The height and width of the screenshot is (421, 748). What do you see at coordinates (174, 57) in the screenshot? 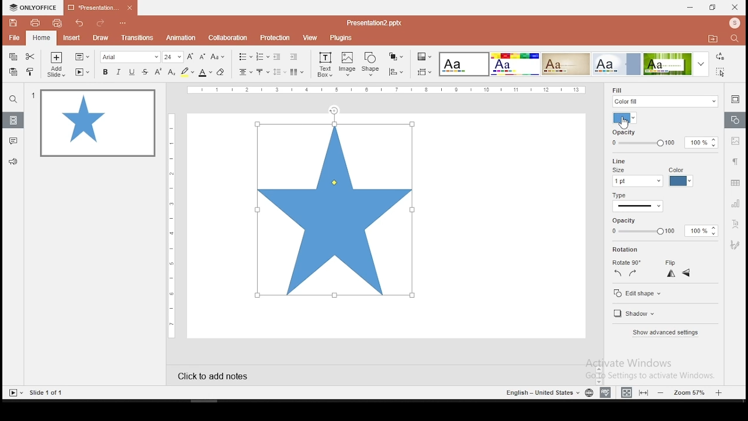
I see `font size` at bounding box center [174, 57].